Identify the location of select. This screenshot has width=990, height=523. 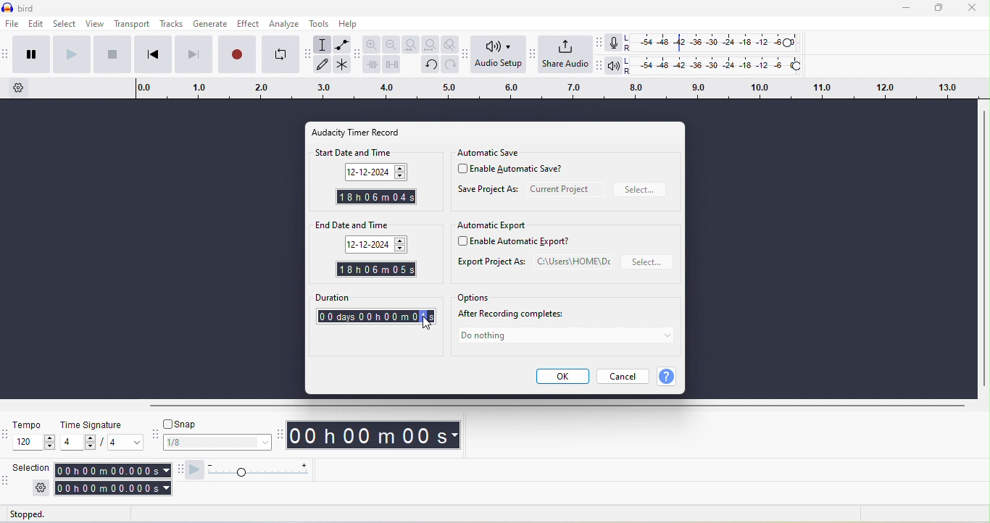
(65, 25).